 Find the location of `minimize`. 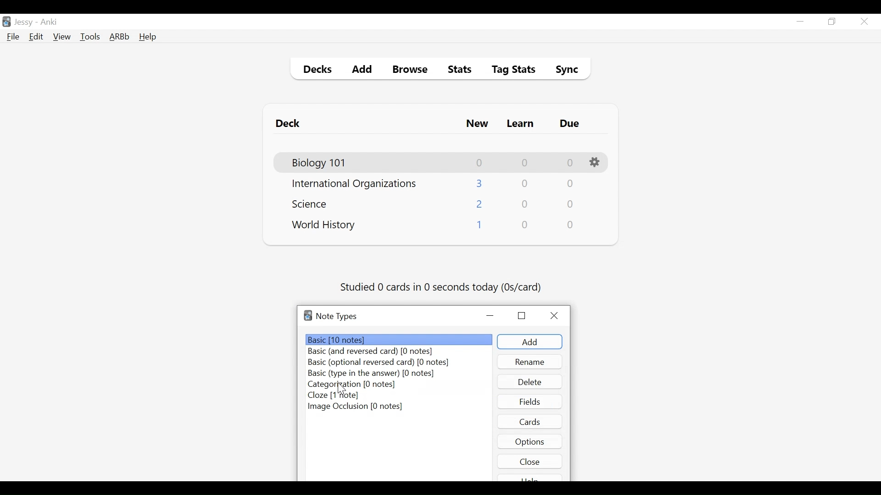

minimize is located at coordinates (800, 22).